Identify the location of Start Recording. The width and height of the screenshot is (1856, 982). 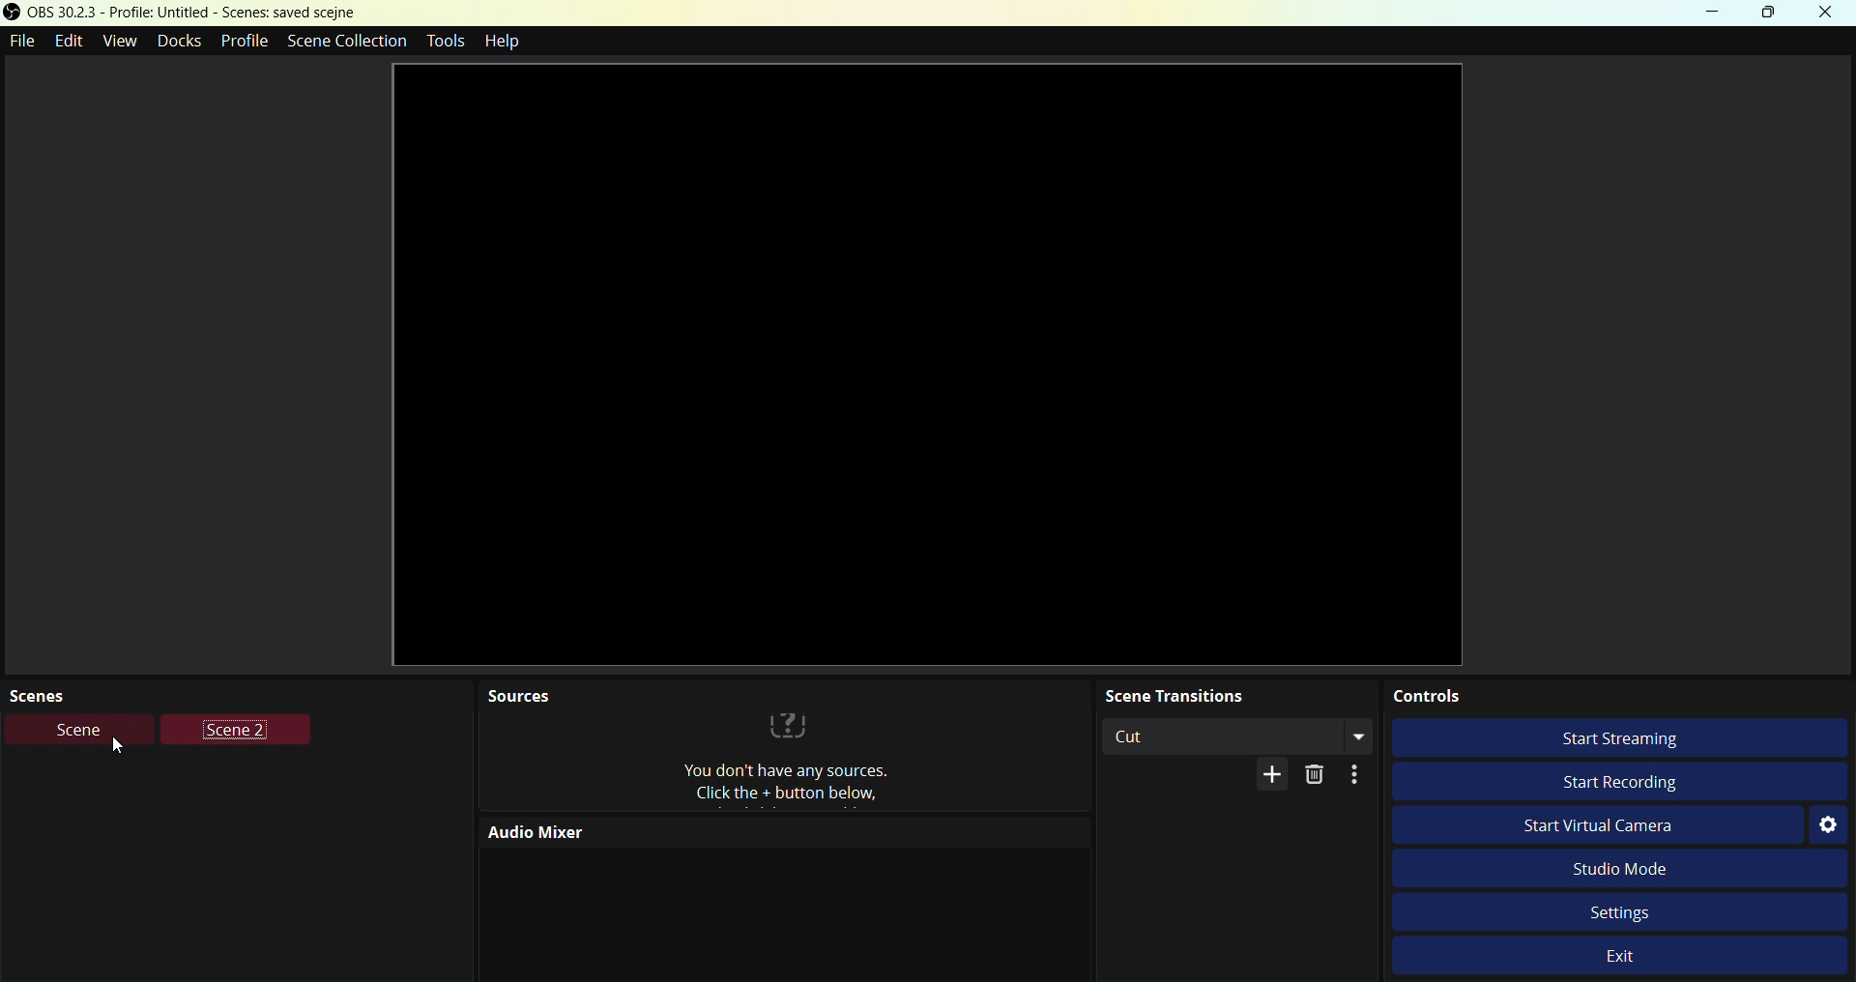
(1622, 780).